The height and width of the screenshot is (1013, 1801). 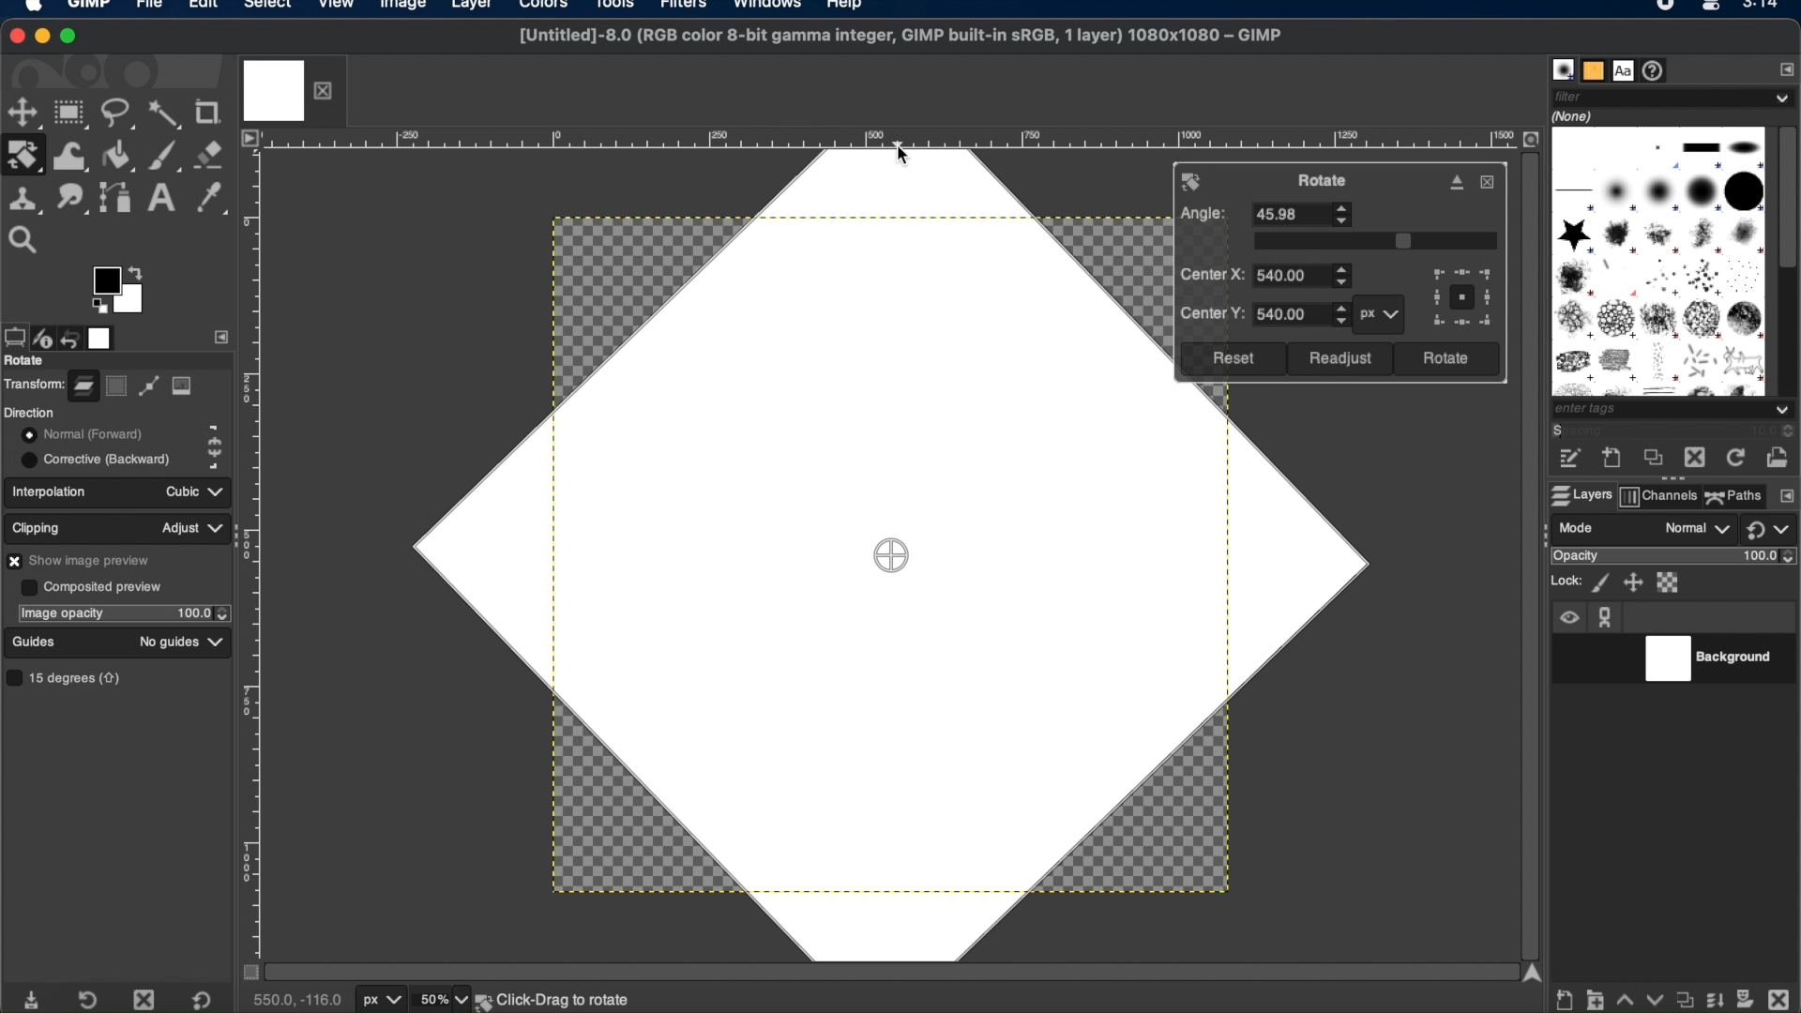 I want to click on tags dropdown, so click(x=1675, y=411).